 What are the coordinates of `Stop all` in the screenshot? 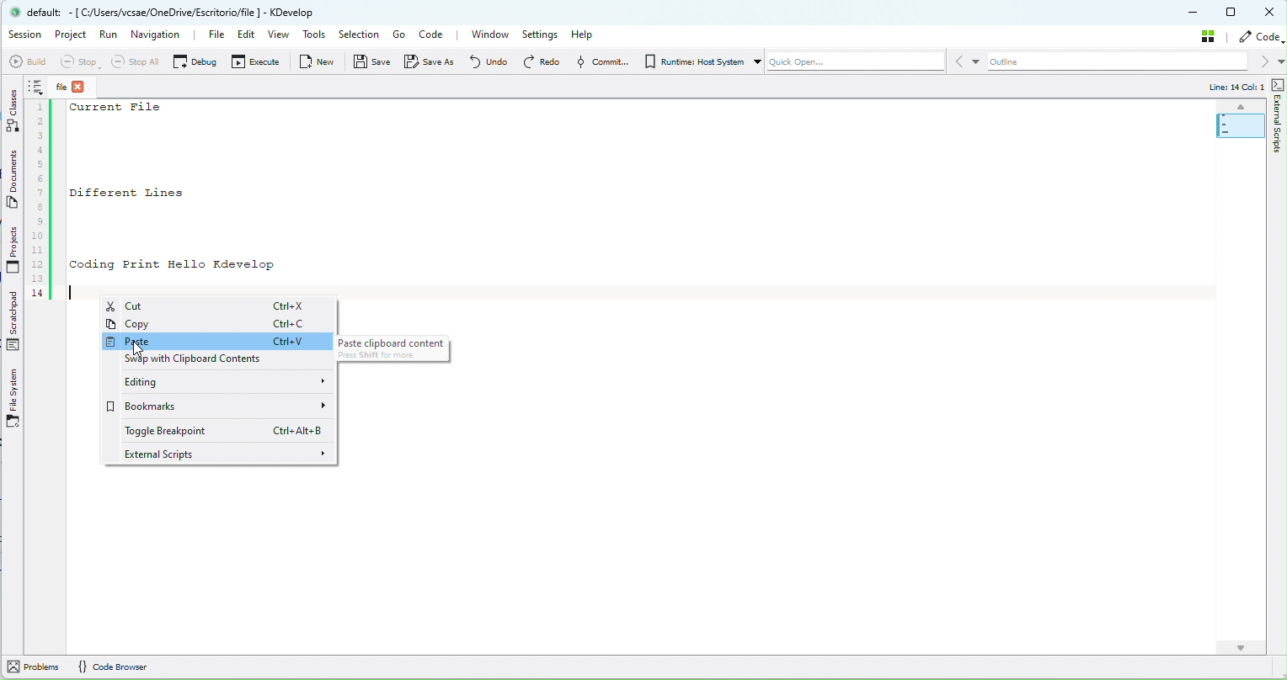 It's located at (132, 61).